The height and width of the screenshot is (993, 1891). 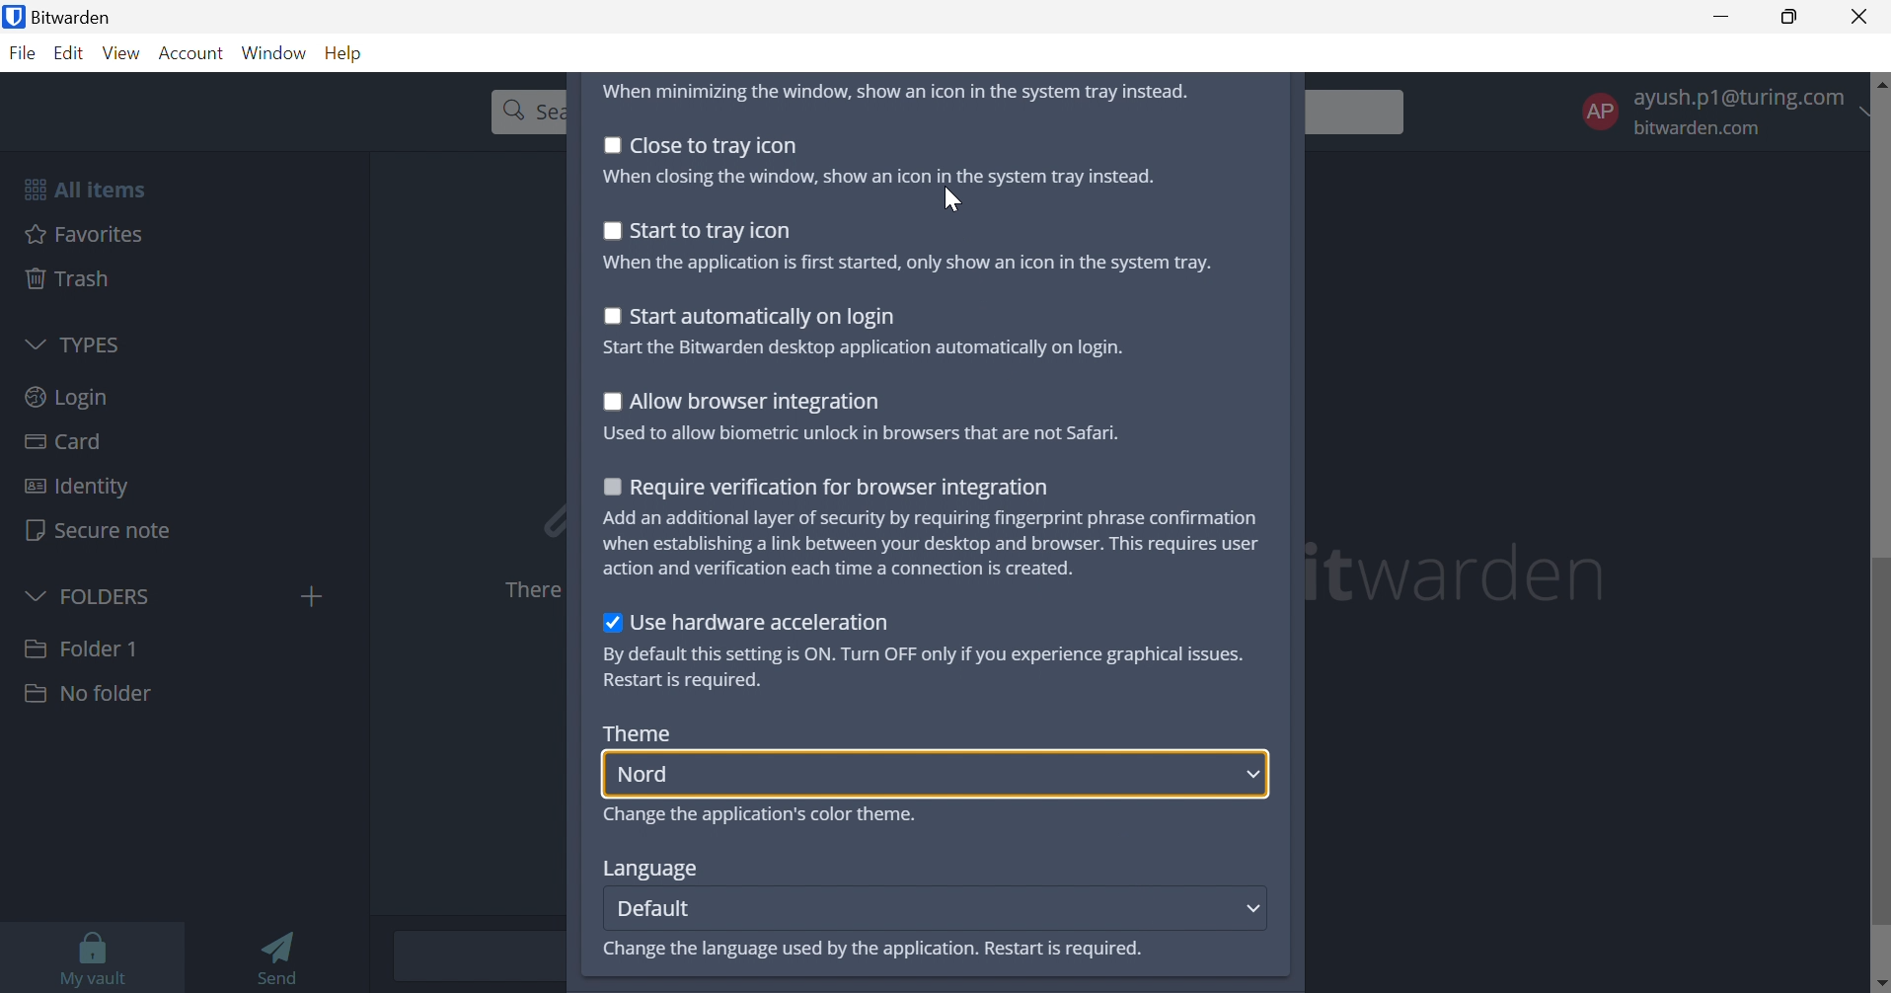 What do you see at coordinates (609, 230) in the screenshot?
I see `Checkbox` at bounding box center [609, 230].